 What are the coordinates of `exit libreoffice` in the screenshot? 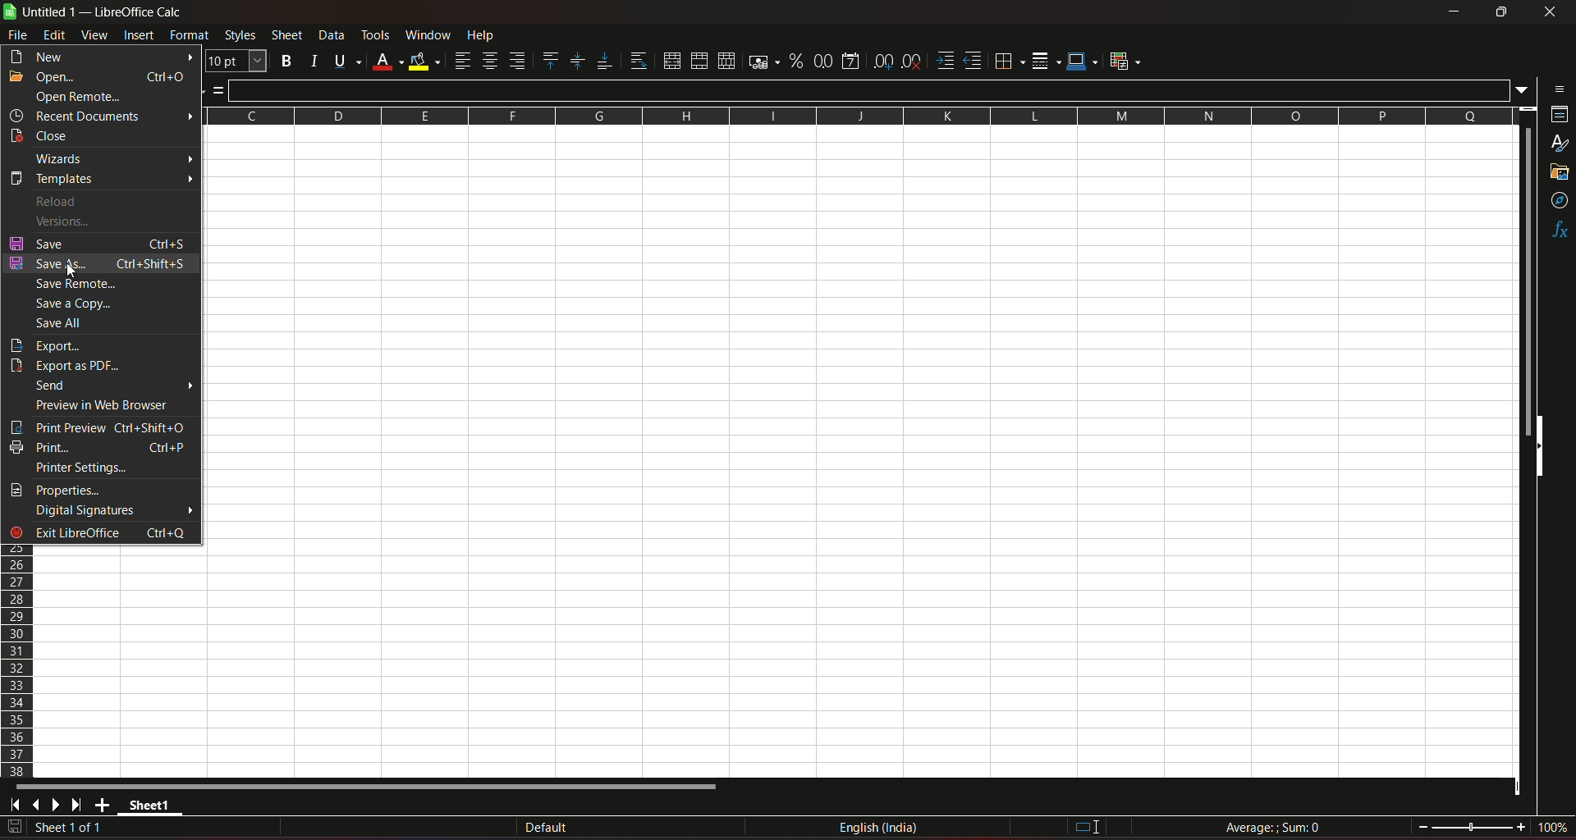 It's located at (101, 533).